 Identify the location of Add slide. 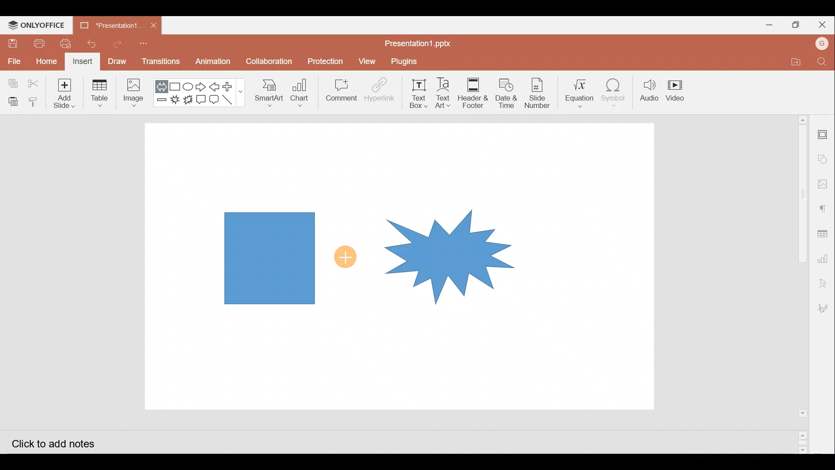
(68, 94).